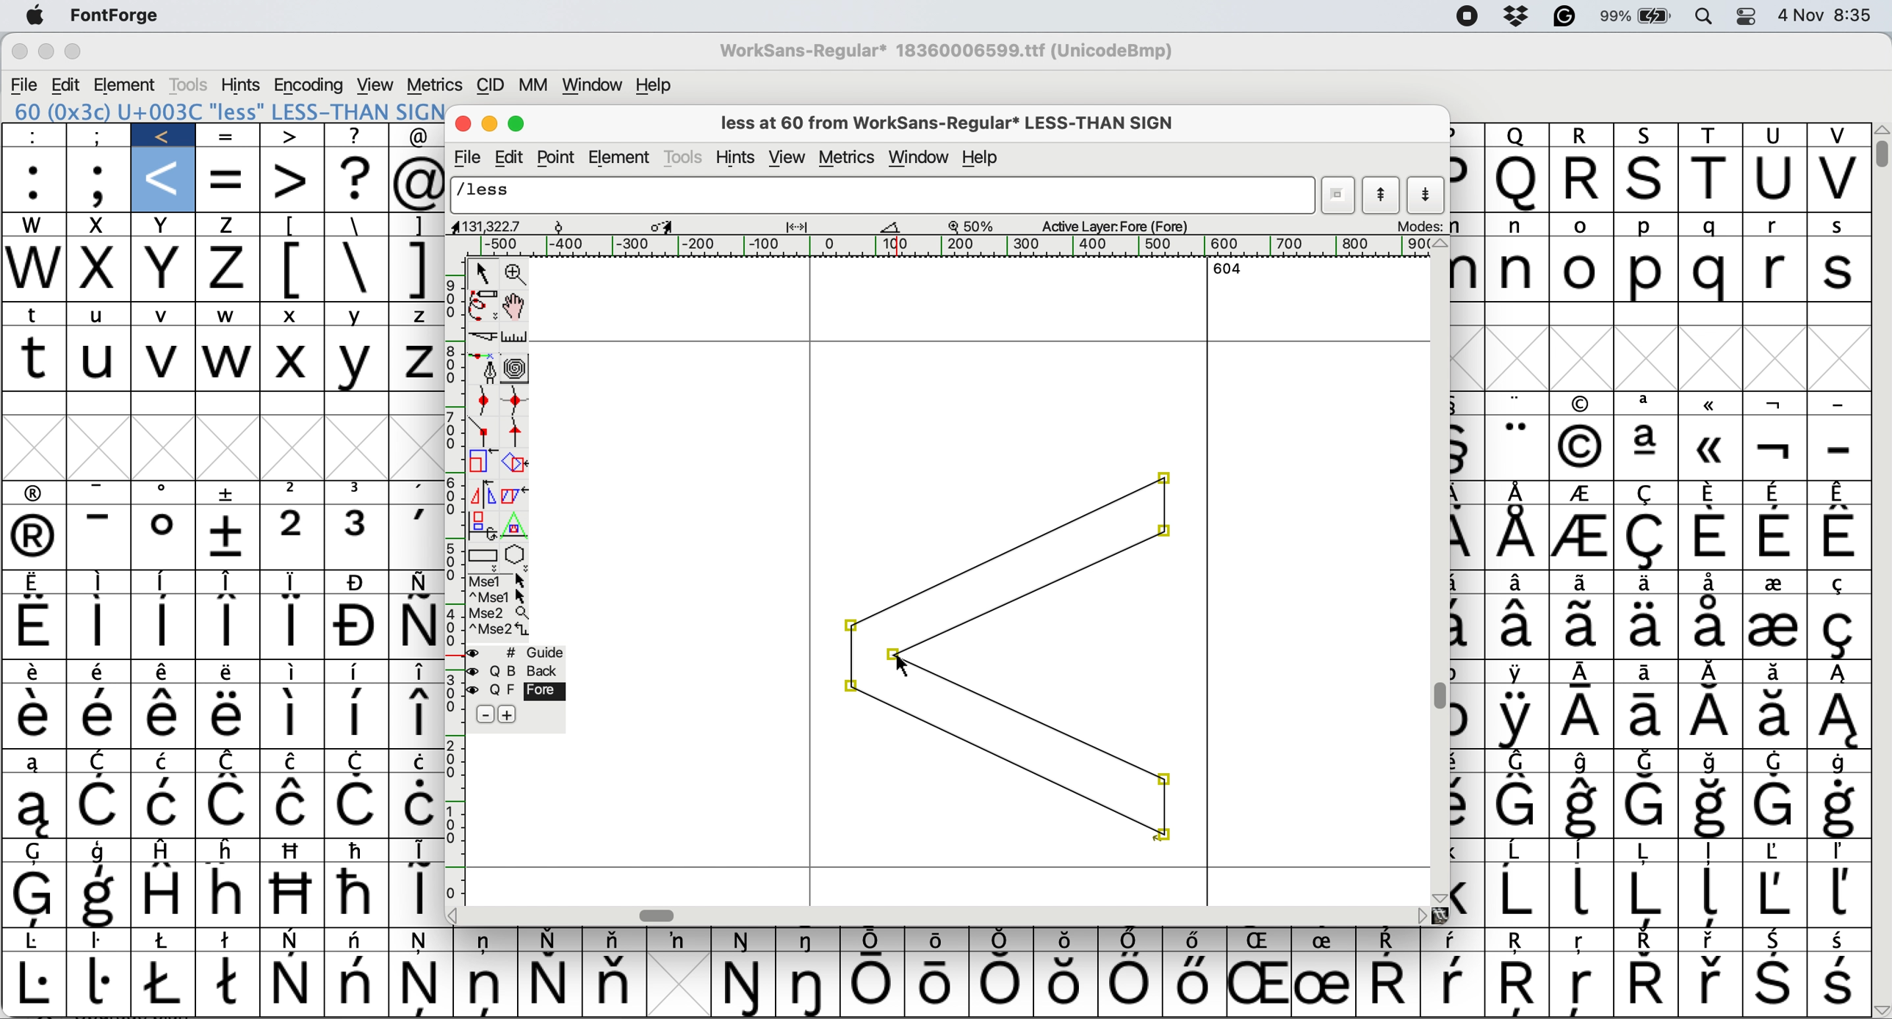 This screenshot has width=1892, height=1019. I want to click on Symbol, so click(1709, 894).